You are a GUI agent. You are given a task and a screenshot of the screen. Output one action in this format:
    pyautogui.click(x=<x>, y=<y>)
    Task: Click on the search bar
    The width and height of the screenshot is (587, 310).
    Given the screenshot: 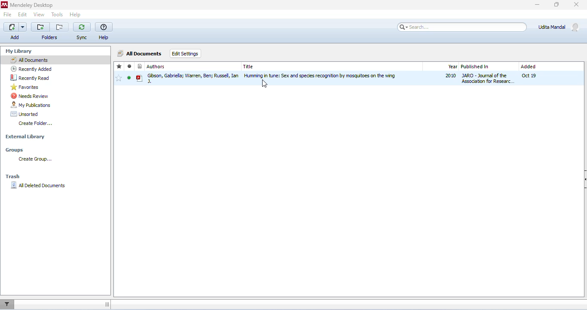 What is the action you would take?
    pyautogui.click(x=461, y=27)
    